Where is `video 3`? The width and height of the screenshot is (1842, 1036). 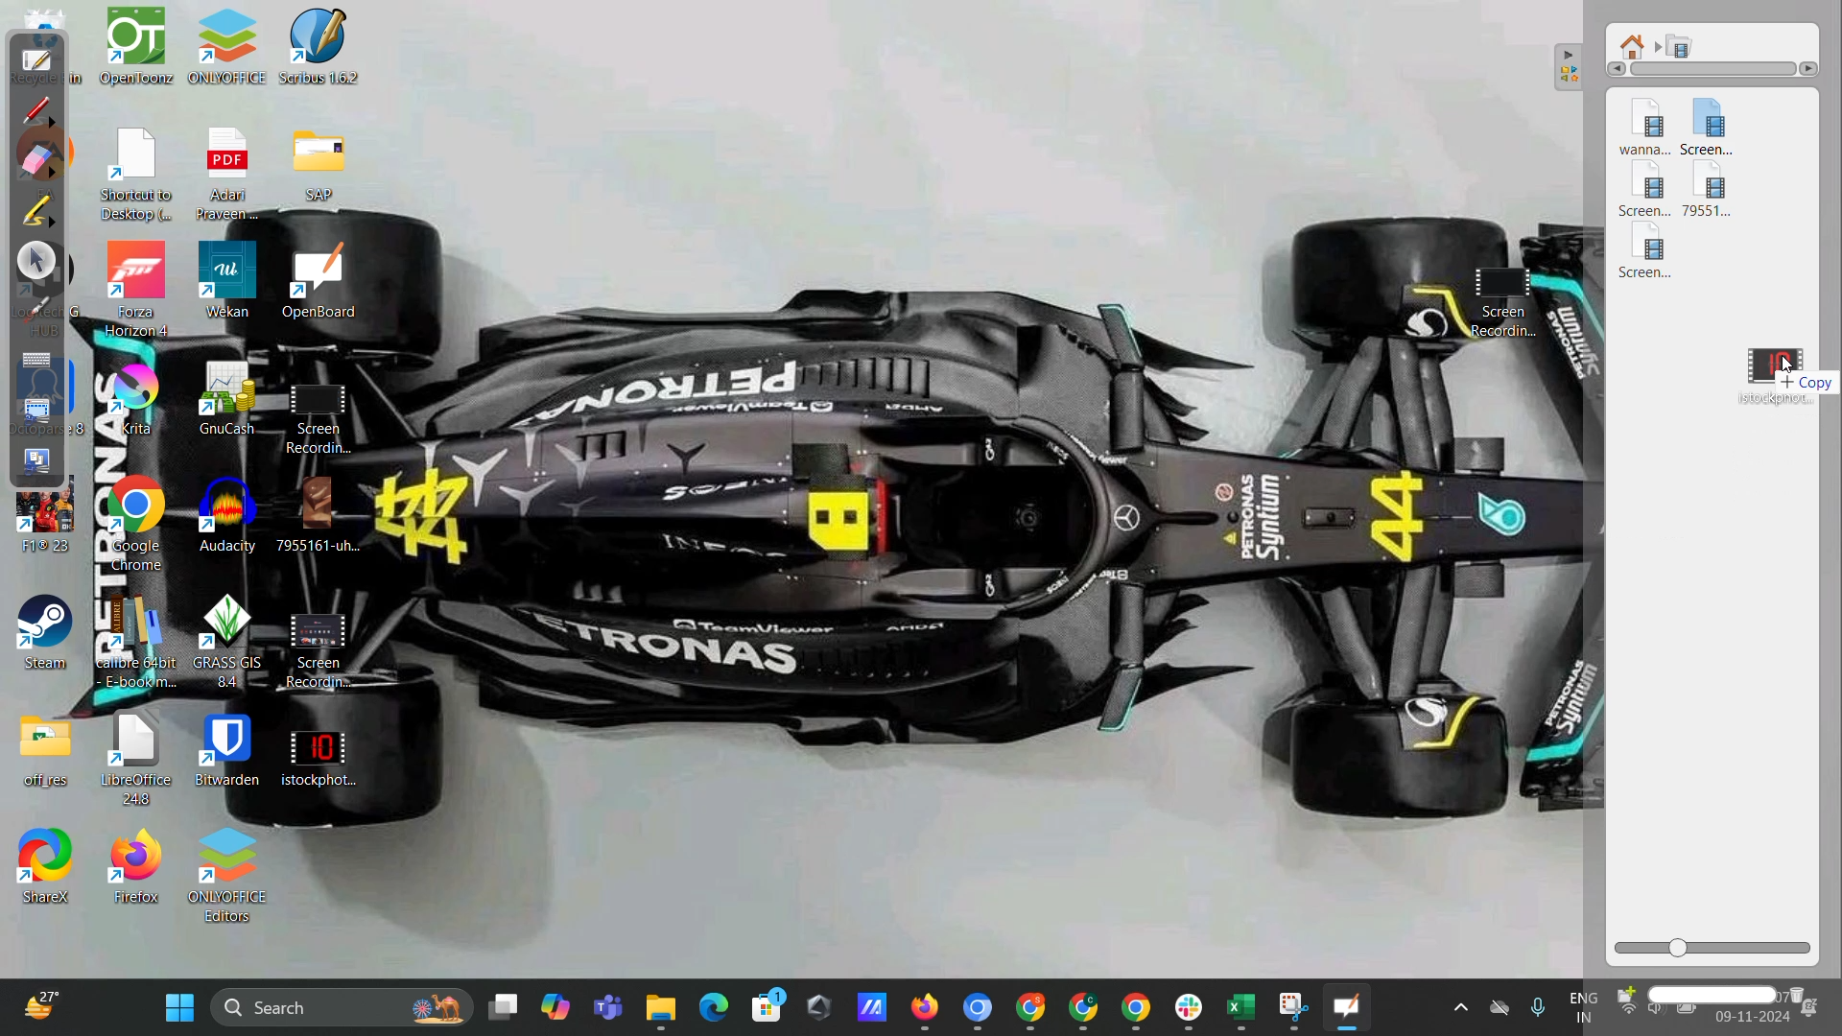
video 3 is located at coordinates (1644, 196).